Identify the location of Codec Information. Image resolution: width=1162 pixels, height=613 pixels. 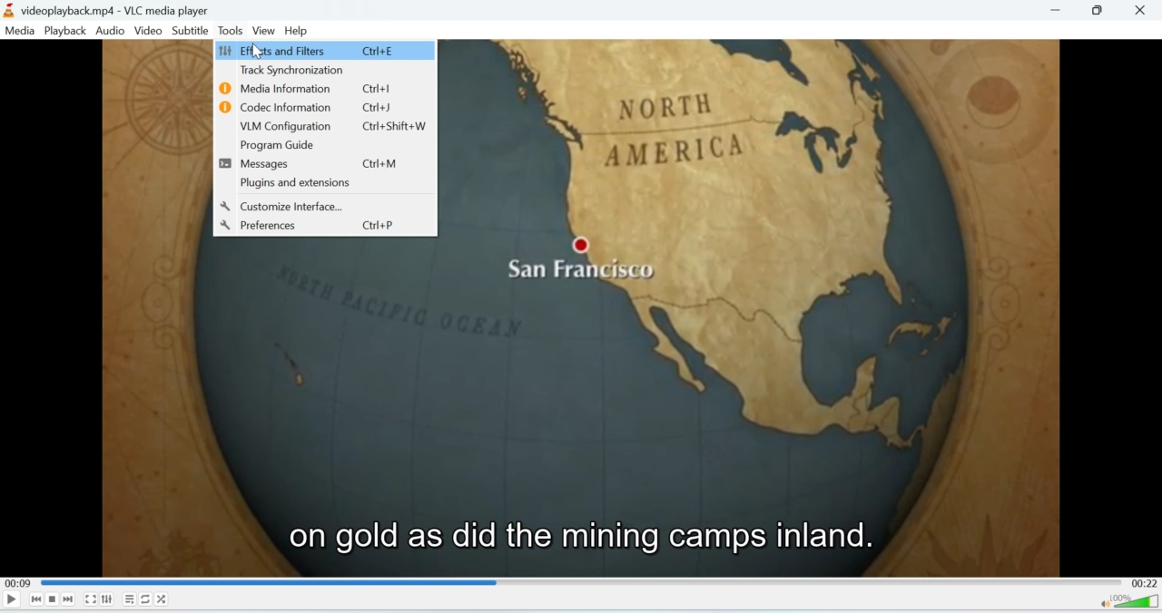
(277, 107).